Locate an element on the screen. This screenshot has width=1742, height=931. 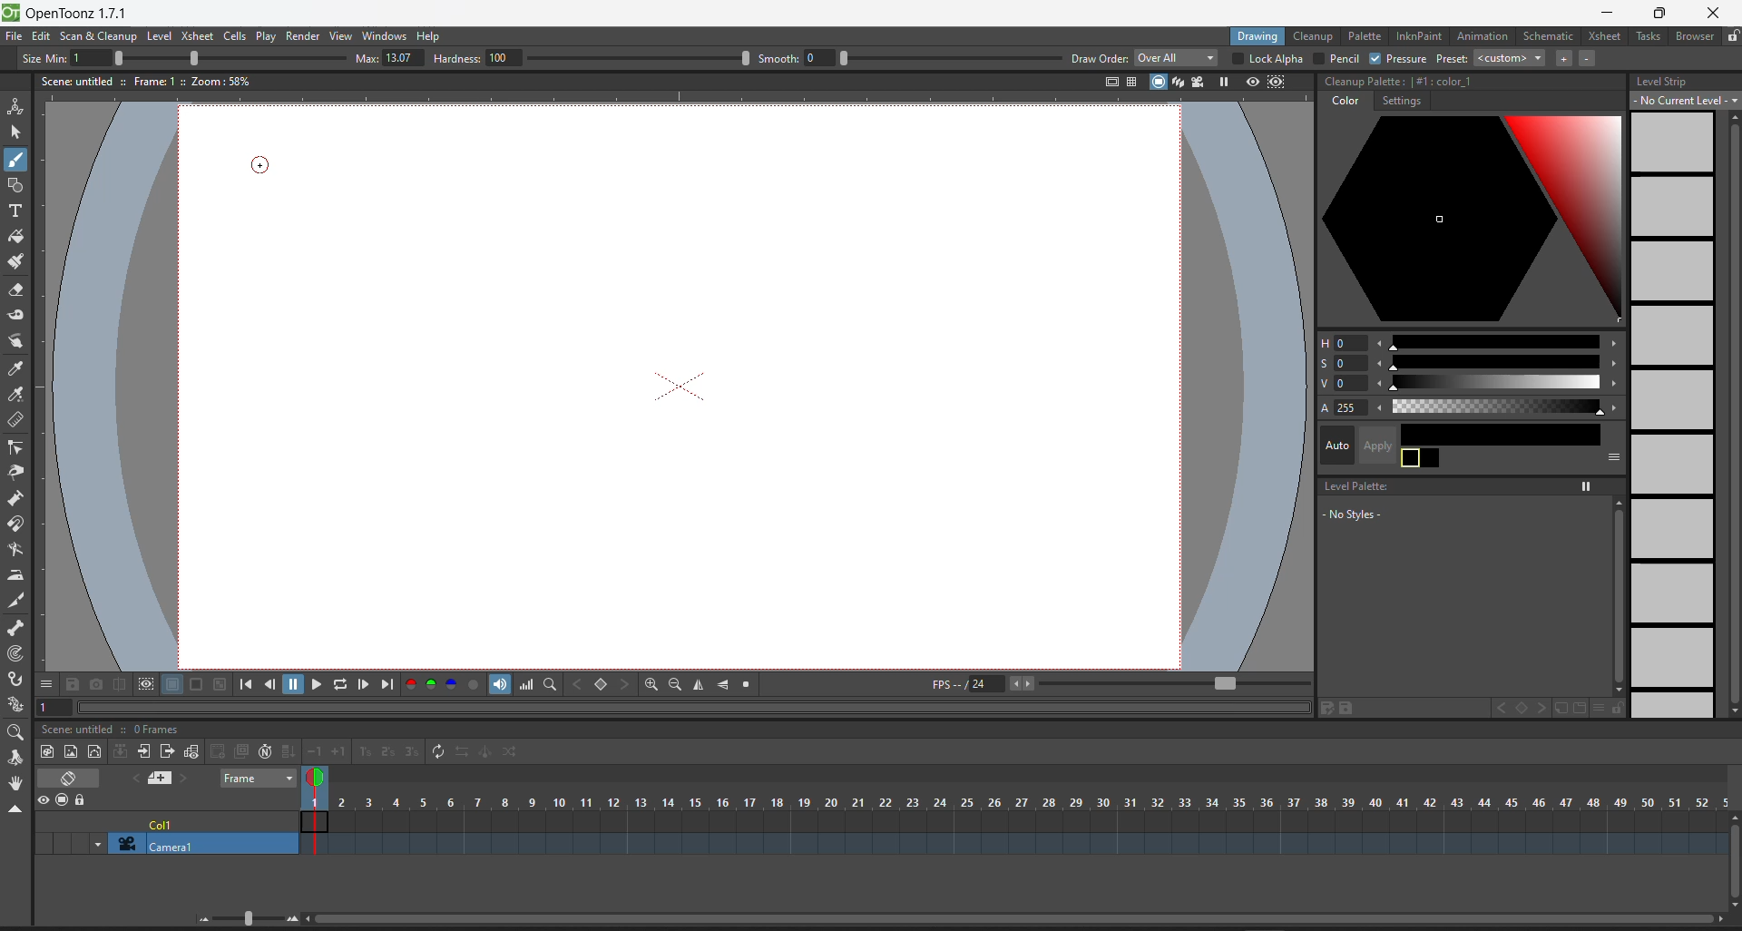
schematic is located at coordinates (1548, 36).